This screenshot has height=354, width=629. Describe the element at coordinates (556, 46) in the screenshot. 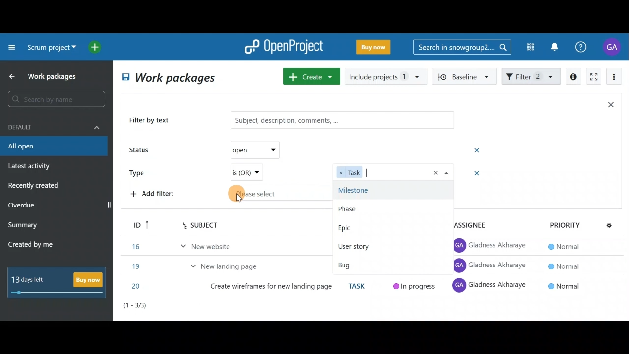

I see `Notification center` at that location.